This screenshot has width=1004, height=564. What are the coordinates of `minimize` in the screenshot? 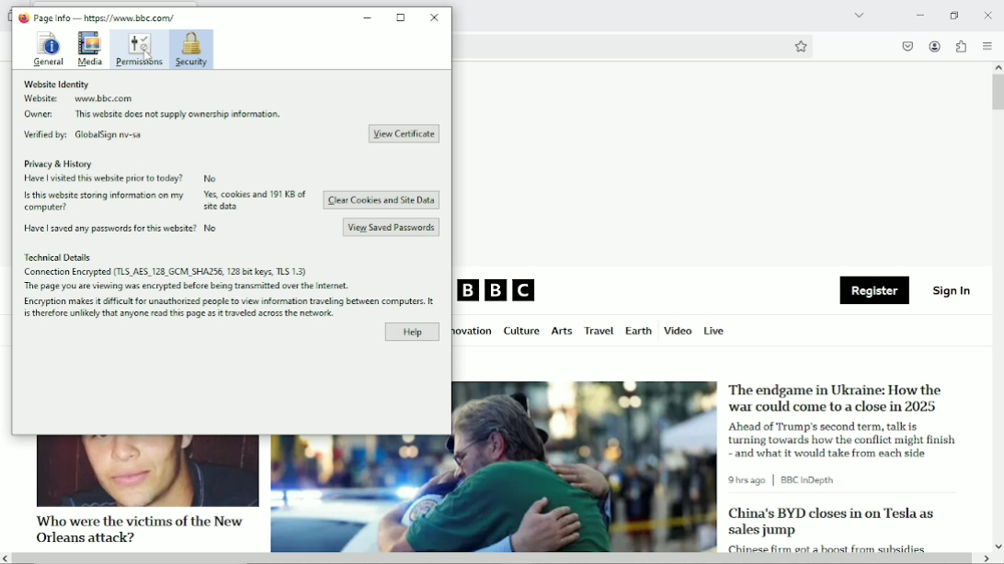 It's located at (368, 18).